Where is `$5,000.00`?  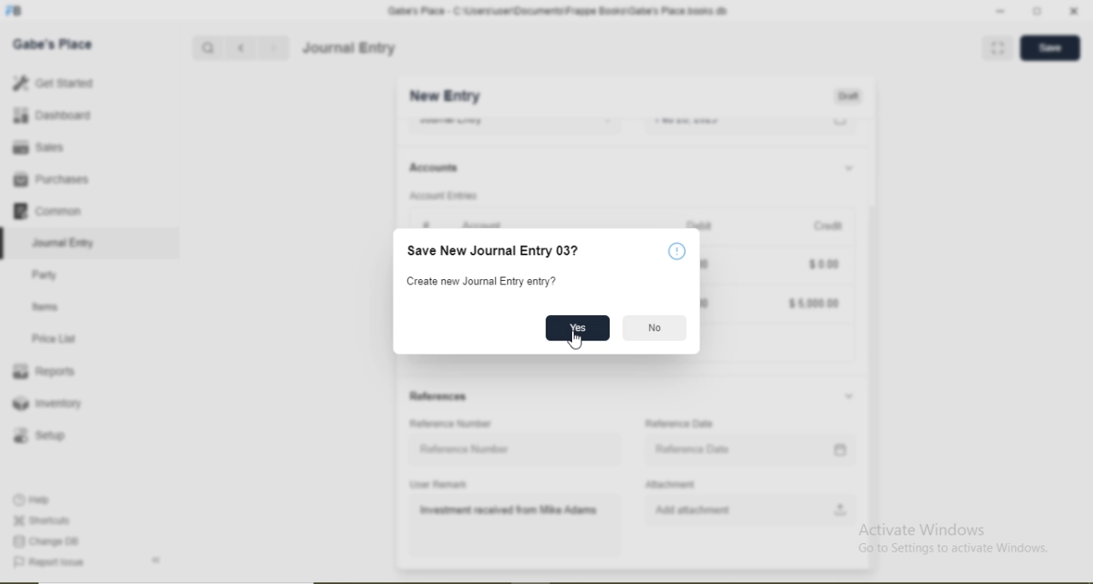
$5,000.00 is located at coordinates (813, 304).